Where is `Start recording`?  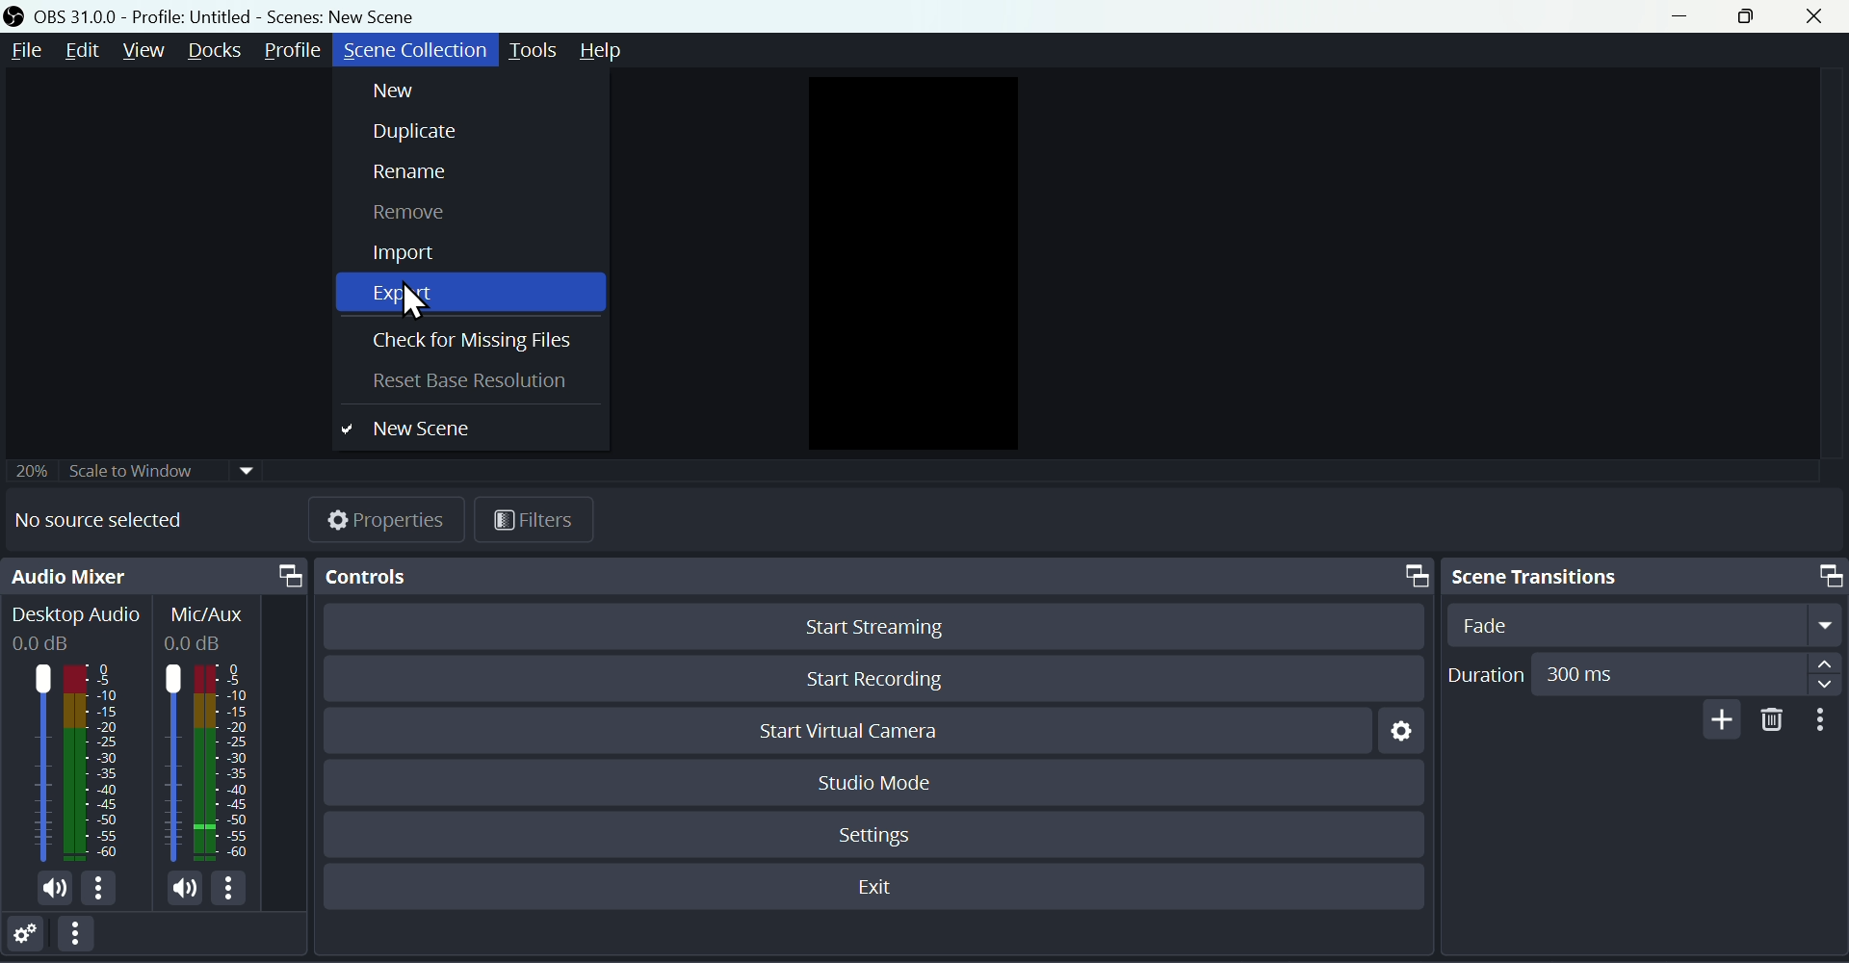 Start recording is located at coordinates (877, 675).